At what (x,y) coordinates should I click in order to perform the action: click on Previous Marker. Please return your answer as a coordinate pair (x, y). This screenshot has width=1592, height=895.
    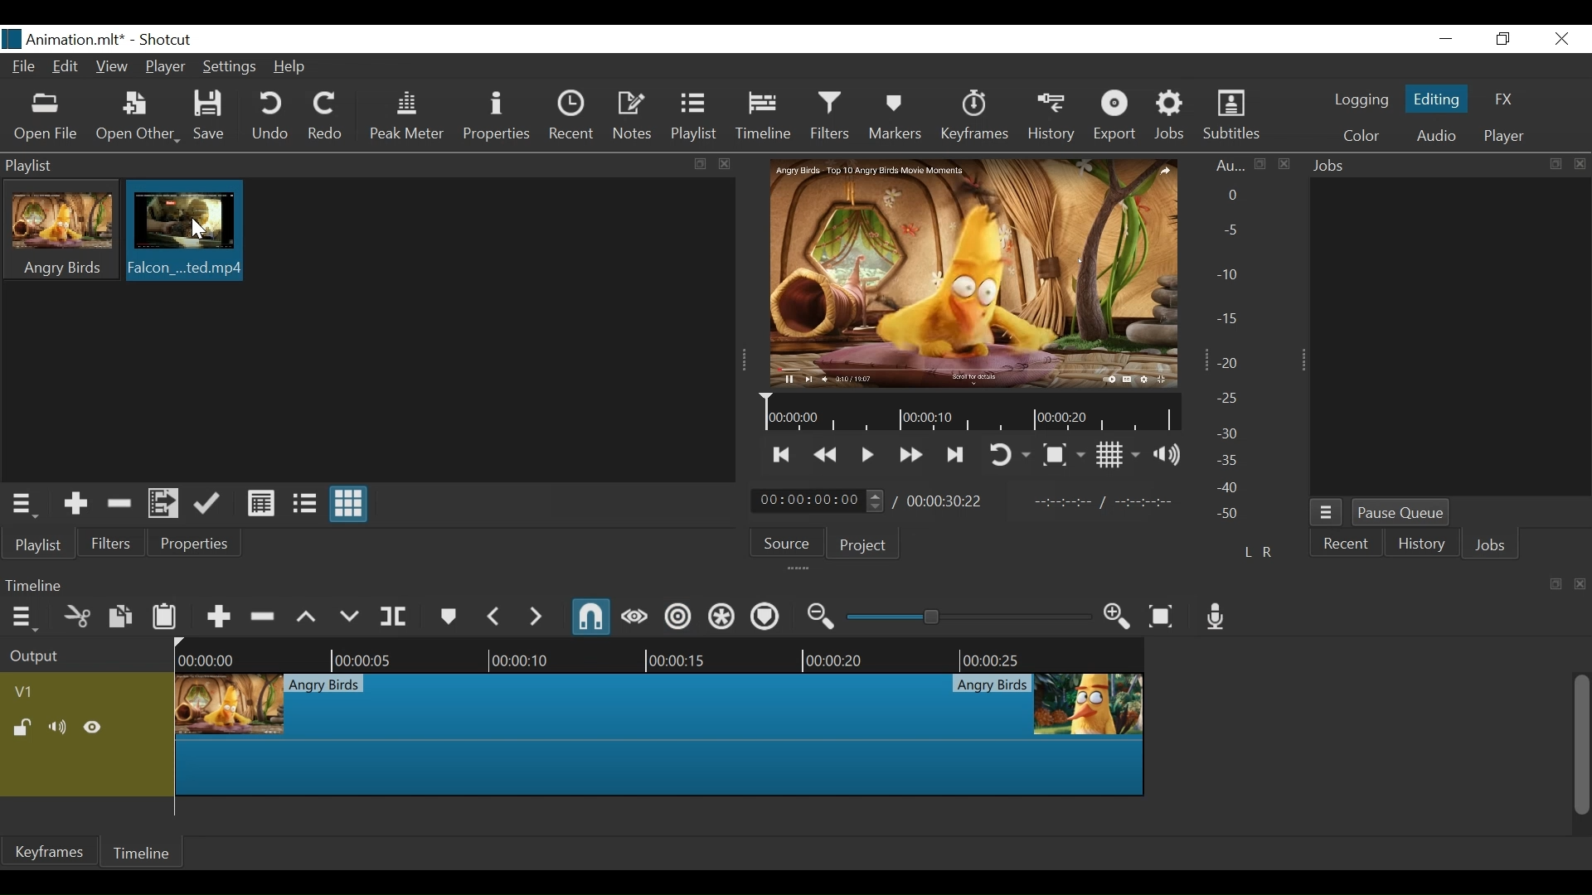
    Looking at the image, I should click on (493, 615).